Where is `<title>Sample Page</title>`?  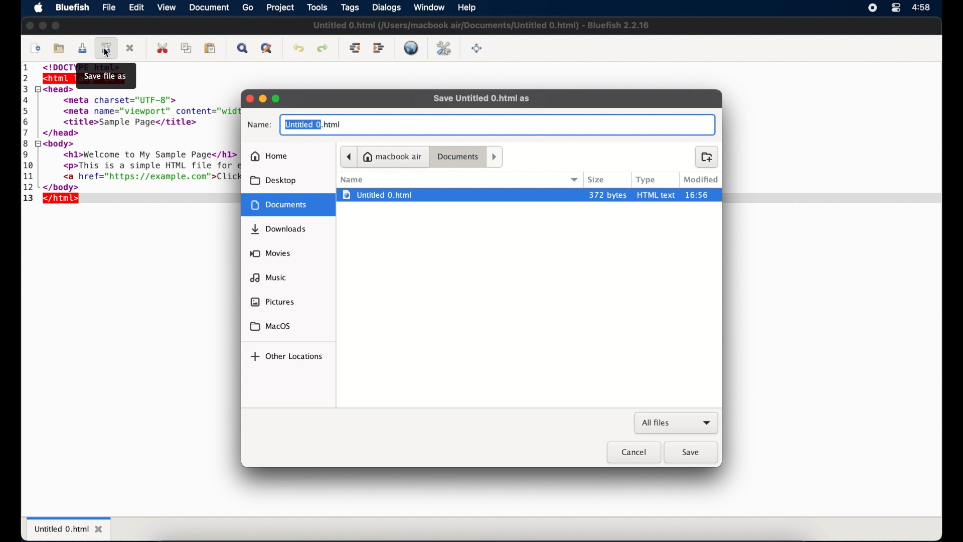 <title>Sample Page</title> is located at coordinates (125, 122).